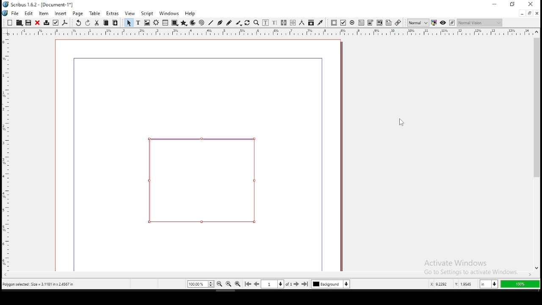  What do you see at coordinates (202, 23) in the screenshot?
I see `spiral` at bounding box center [202, 23].